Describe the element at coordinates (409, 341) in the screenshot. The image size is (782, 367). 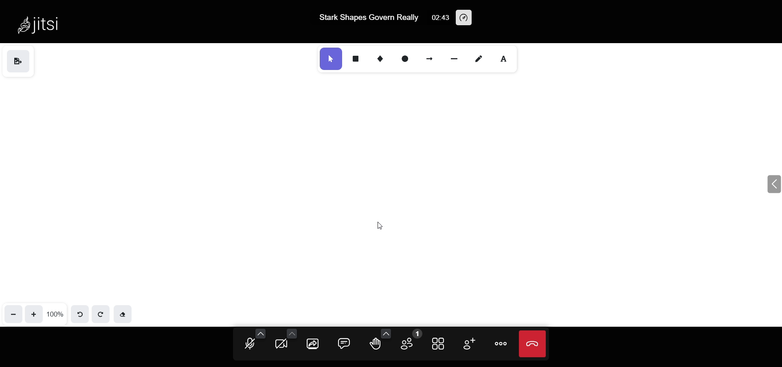
I see `participant` at that location.